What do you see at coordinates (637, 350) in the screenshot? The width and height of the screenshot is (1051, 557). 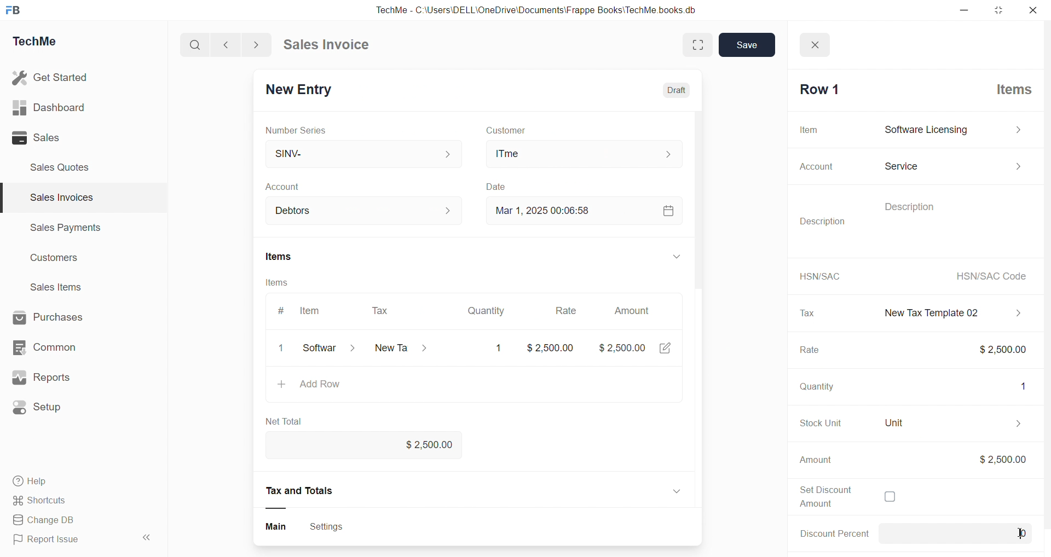 I see `$2,500.00 [4` at bounding box center [637, 350].